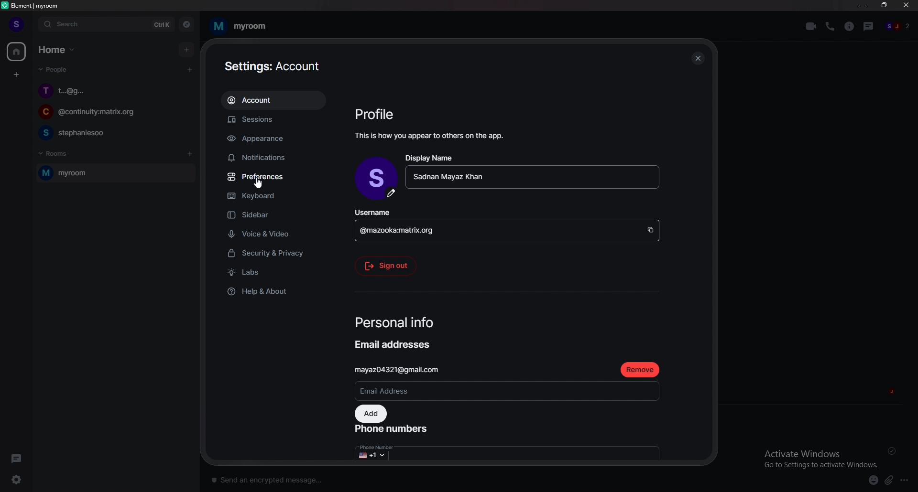 The image size is (918, 492). Describe the element at coordinates (869, 480) in the screenshot. I see `emoji` at that location.